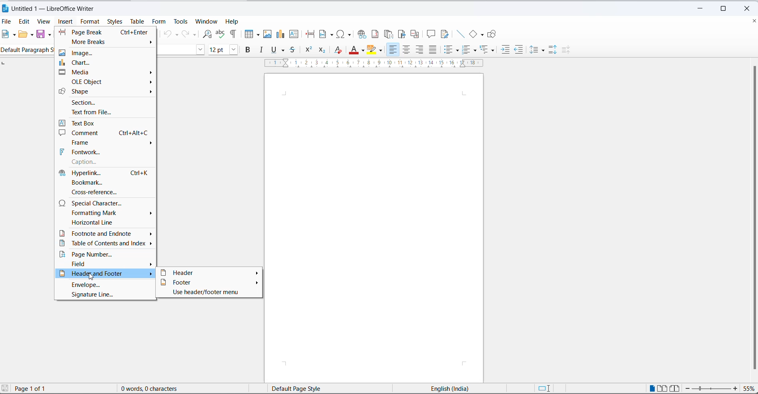  What do you see at coordinates (107, 82) in the screenshot?
I see `OLE Object` at bounding box center [107, 82].